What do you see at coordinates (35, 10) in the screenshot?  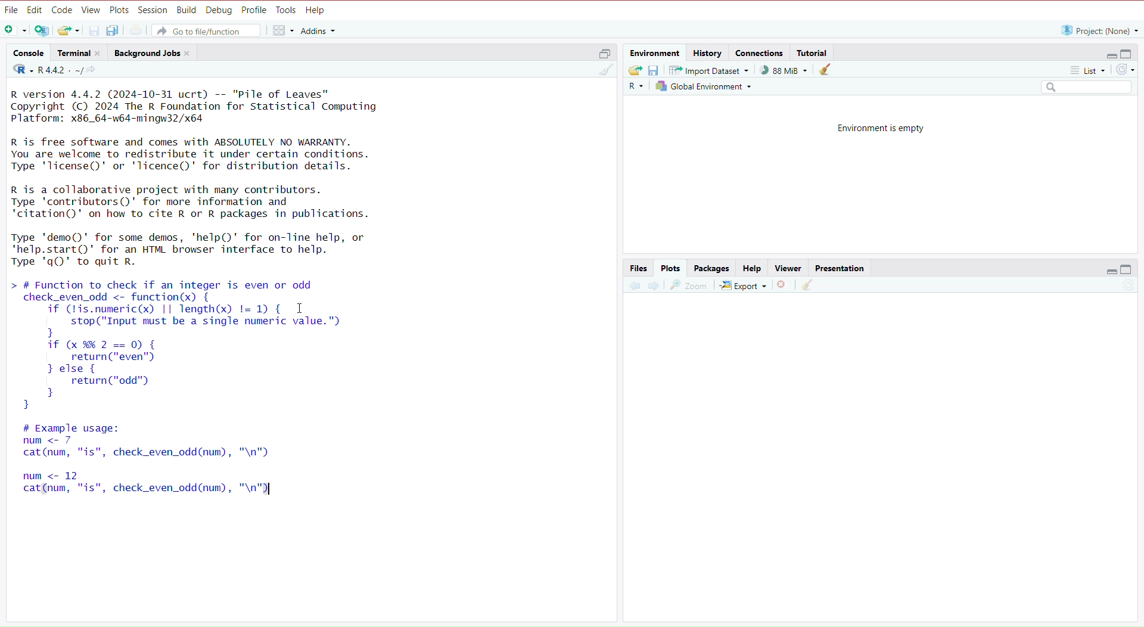 I see `edit` at bounding box center [35, 10].